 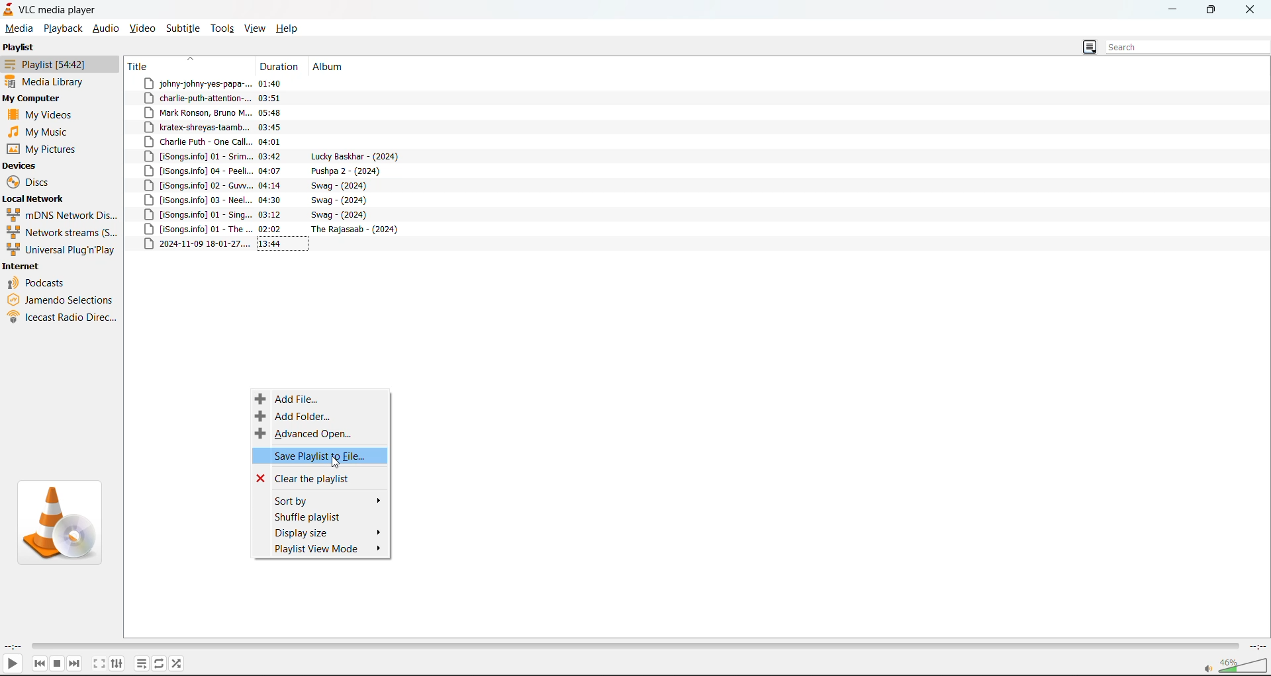 I want to click on display size, so click(x=320, y=532).